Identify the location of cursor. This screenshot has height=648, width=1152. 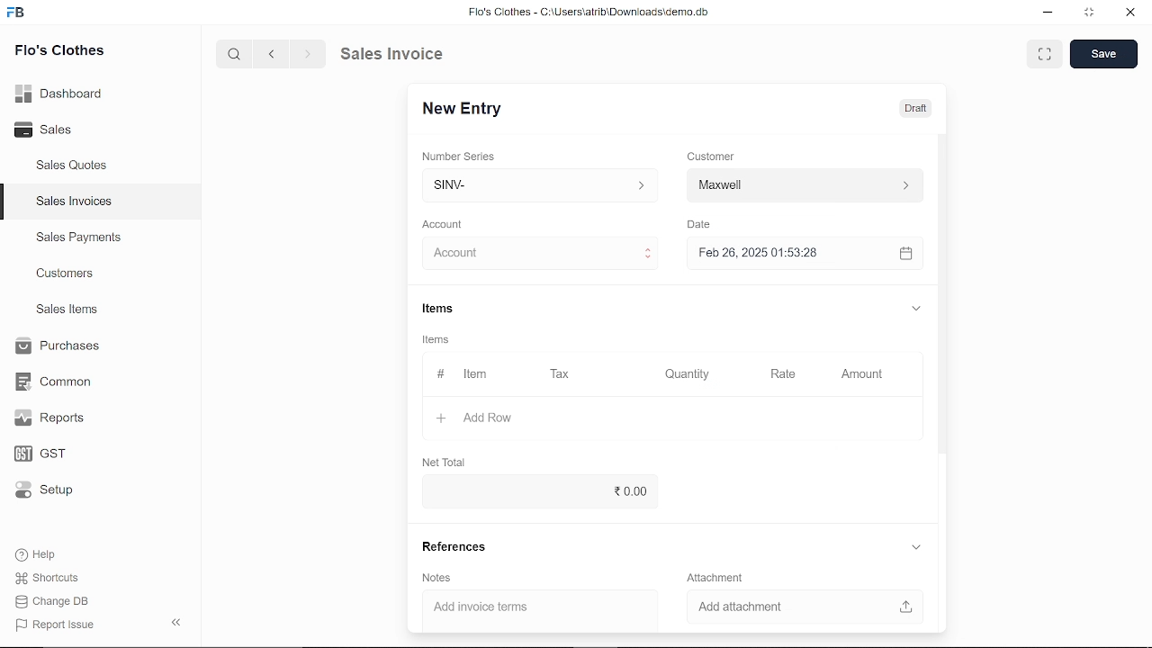
(456, 252).